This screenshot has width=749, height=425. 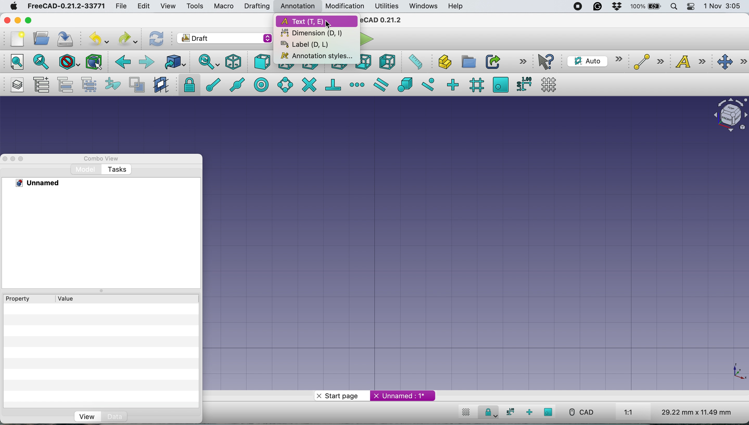 What do you see at coordinates (260, 86) in the screenshot?
I see `snap center` at bounding box center [260, 86].